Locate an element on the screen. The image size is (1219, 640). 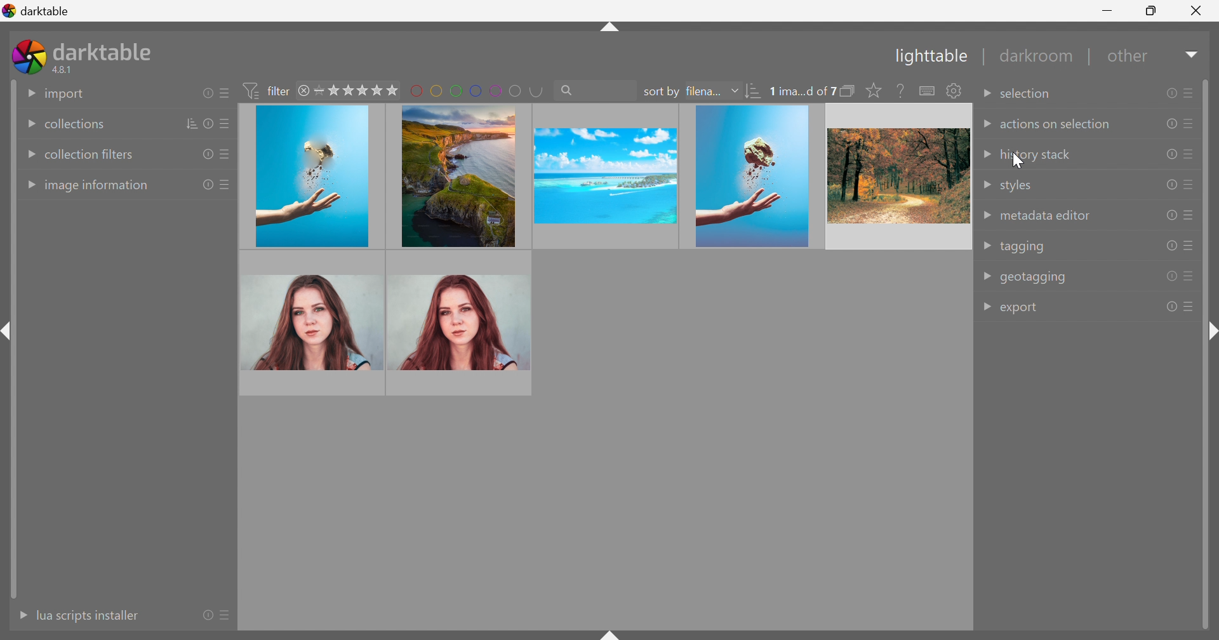
presets is located at coordinates (1192, 212).